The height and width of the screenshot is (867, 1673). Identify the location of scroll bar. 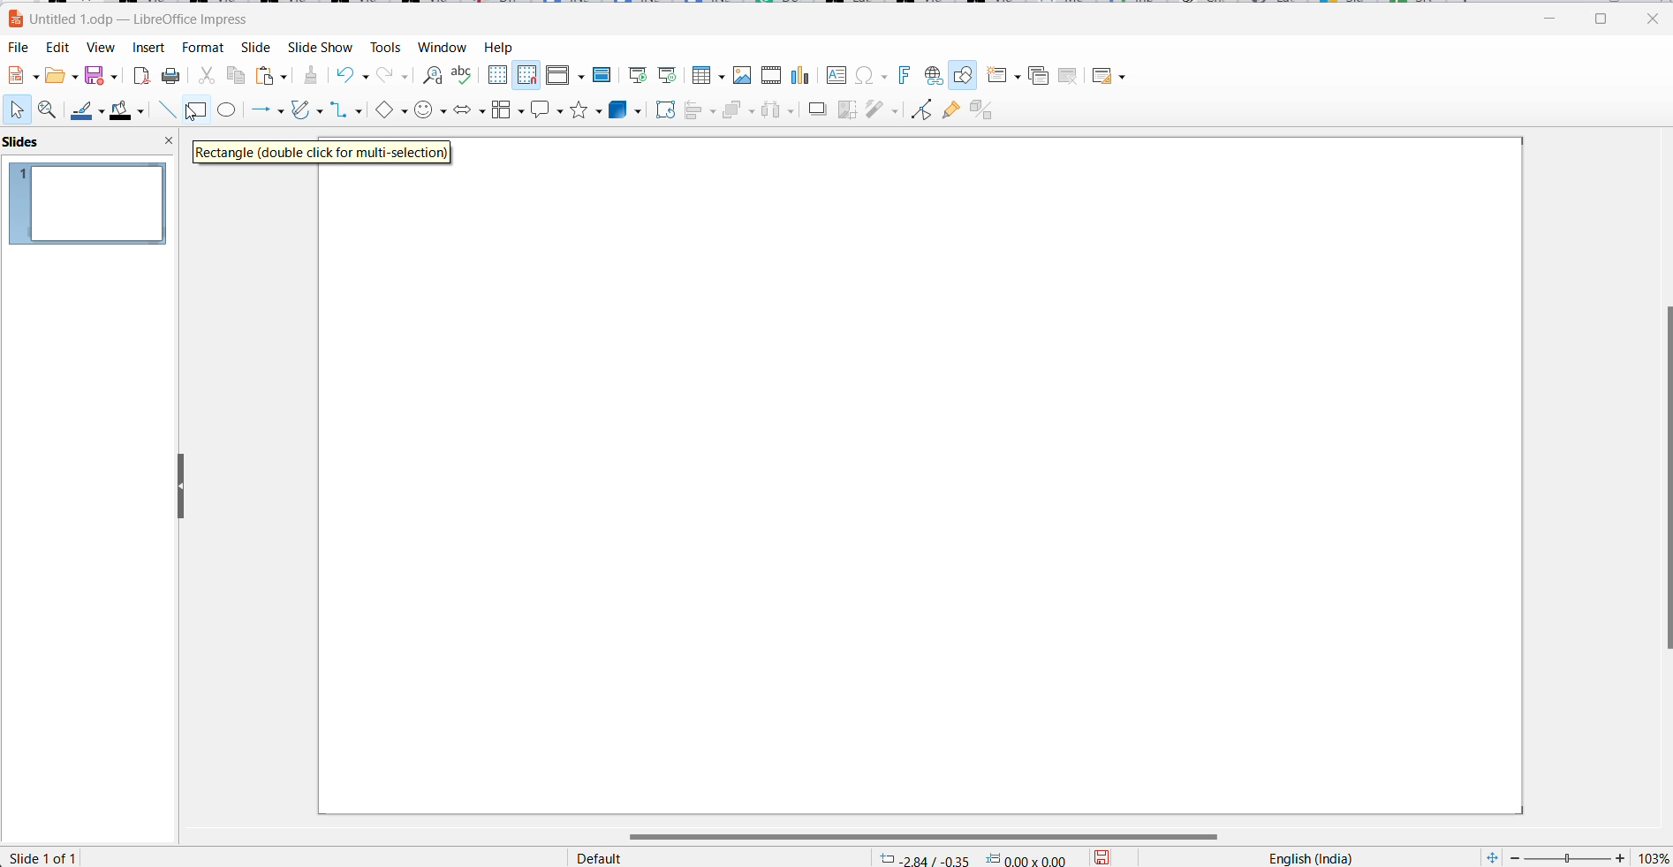
(1662, 479).